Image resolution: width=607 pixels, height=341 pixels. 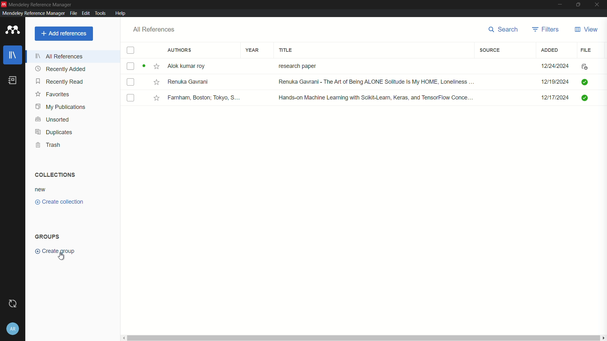 What do you see at coordinates (586, 30) in the screenshot?
I see `view` at bounding box center [586, 30].